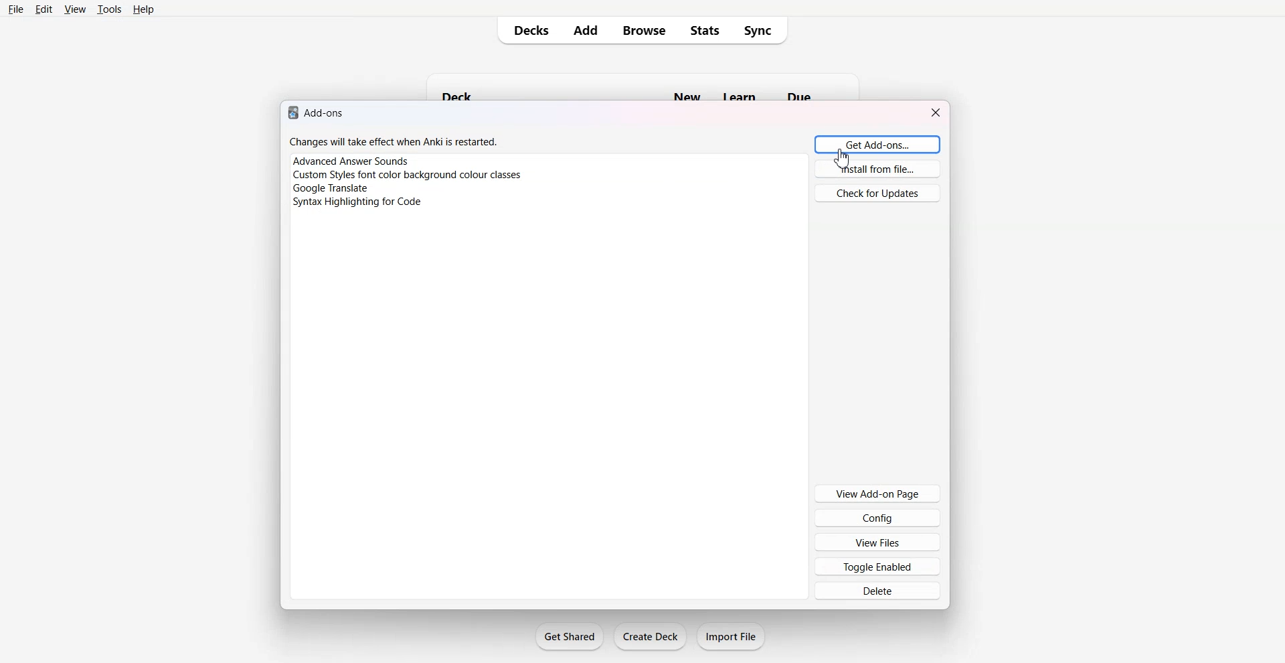 The height and width of the screenshot is (663, 1285). Describe the element at coordinates (43, 9) in the screenshot. I see `Edit` at that location.